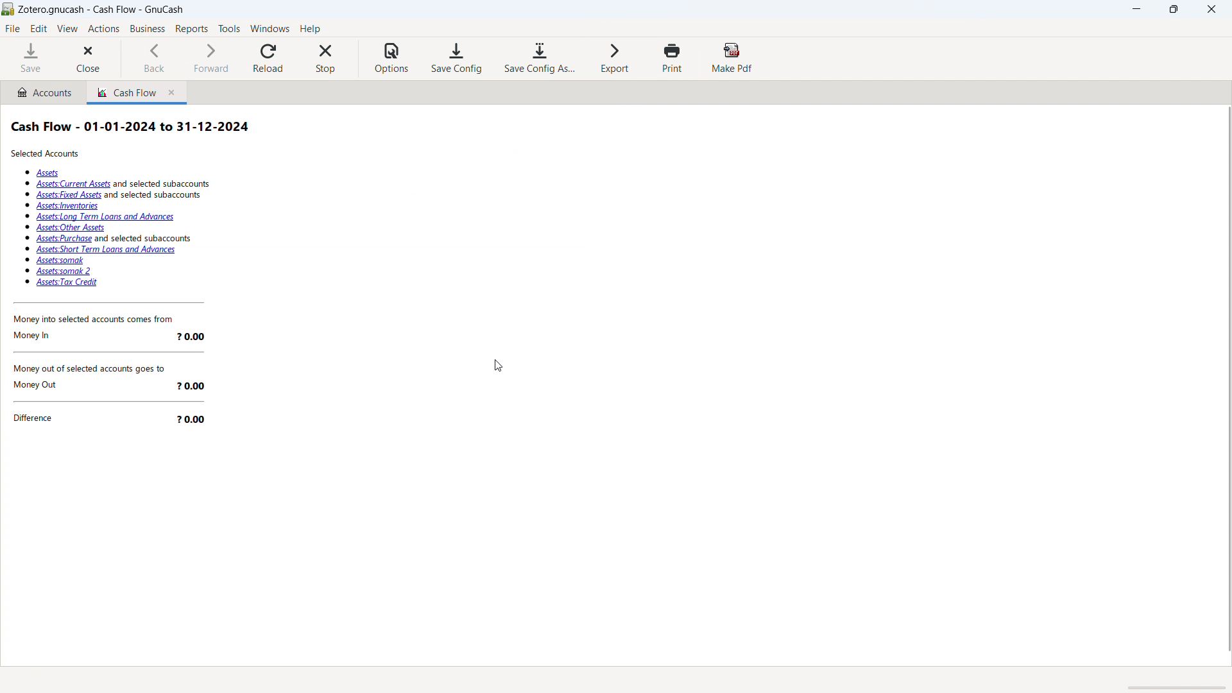 The height and width of the screenshot is (693, 1232). Describe the element at coordinates (46, 154) in the screenshot. I see `Selected Accounts` at that location.